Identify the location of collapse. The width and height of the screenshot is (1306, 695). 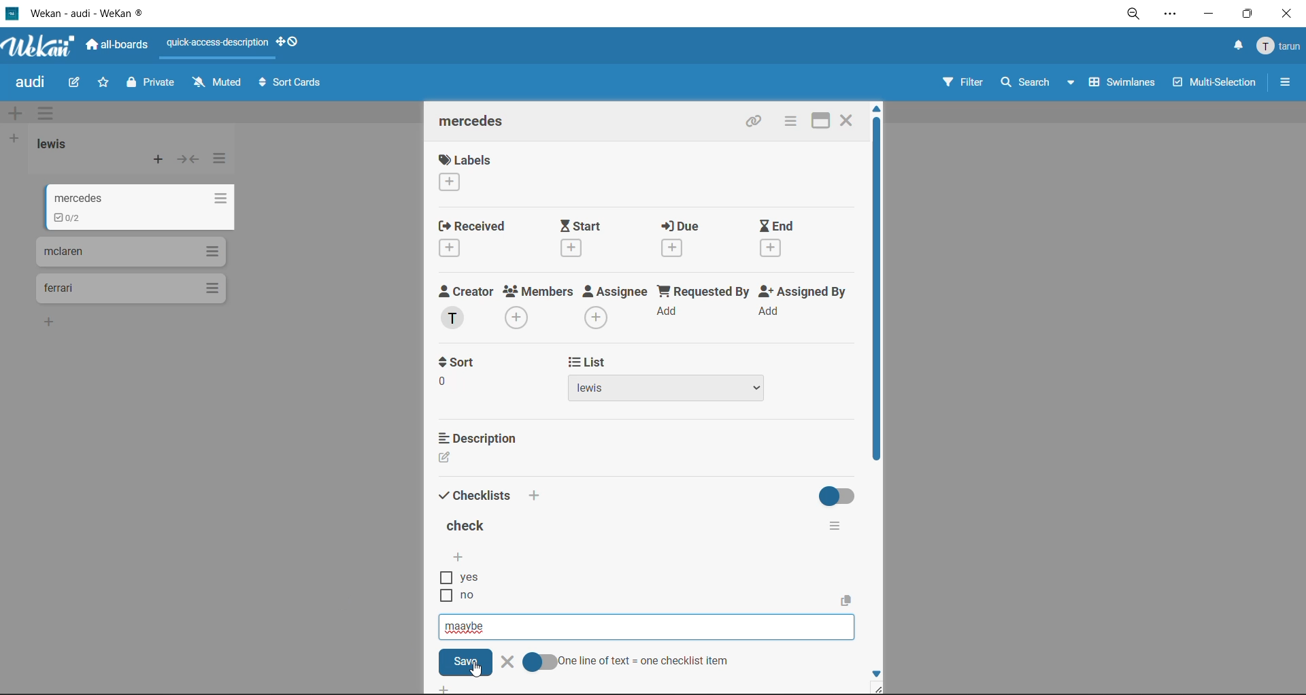
(188, 160).